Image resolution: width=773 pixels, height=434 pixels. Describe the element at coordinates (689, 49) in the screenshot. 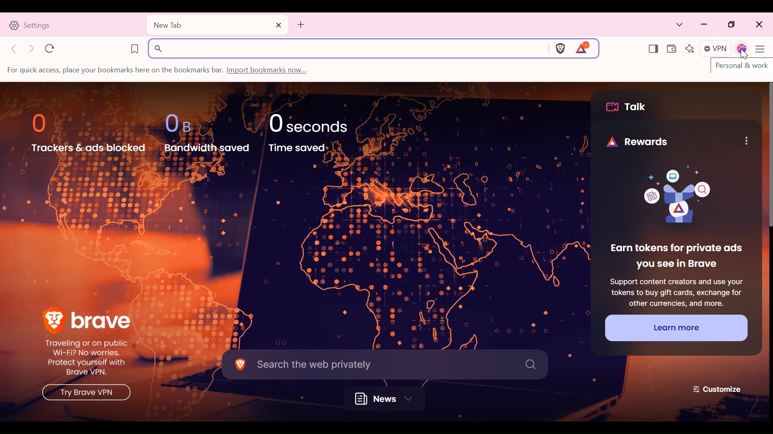

I see `Leo AI` at that location.